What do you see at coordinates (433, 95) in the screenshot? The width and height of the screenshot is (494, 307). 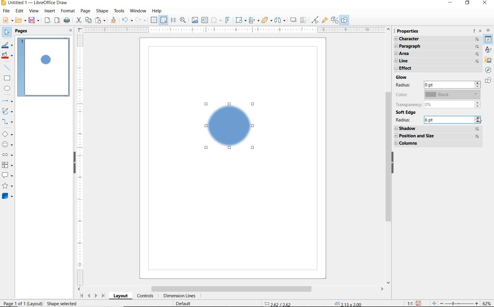 I see `COLOR Black` at bounding box center [433, 95].